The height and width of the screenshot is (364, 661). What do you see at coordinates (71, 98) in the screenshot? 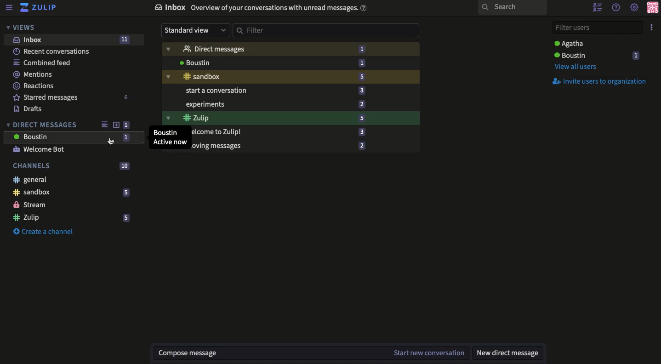
I see `Starred messages` at bounding box center [71, 98].